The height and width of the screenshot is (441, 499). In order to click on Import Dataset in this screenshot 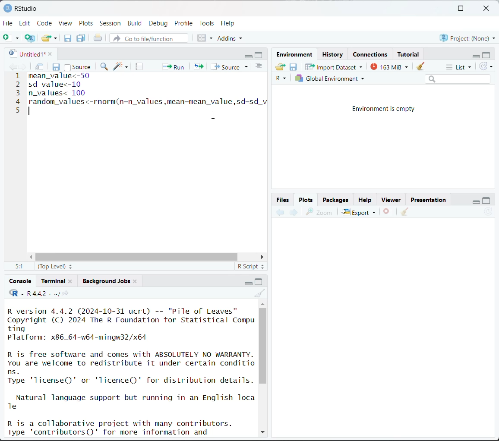, I will do `click(334, 66)`.